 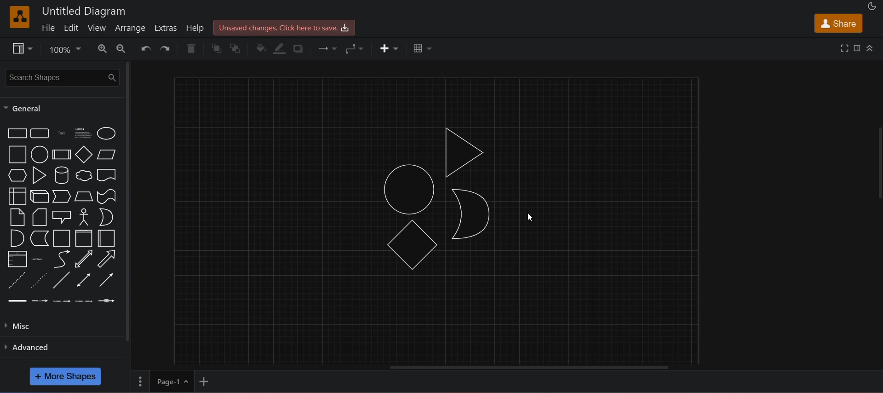 What do you see at coordinates (301, 49) in the screenshot?
I see `shadow` at bounding box center [301, 49].